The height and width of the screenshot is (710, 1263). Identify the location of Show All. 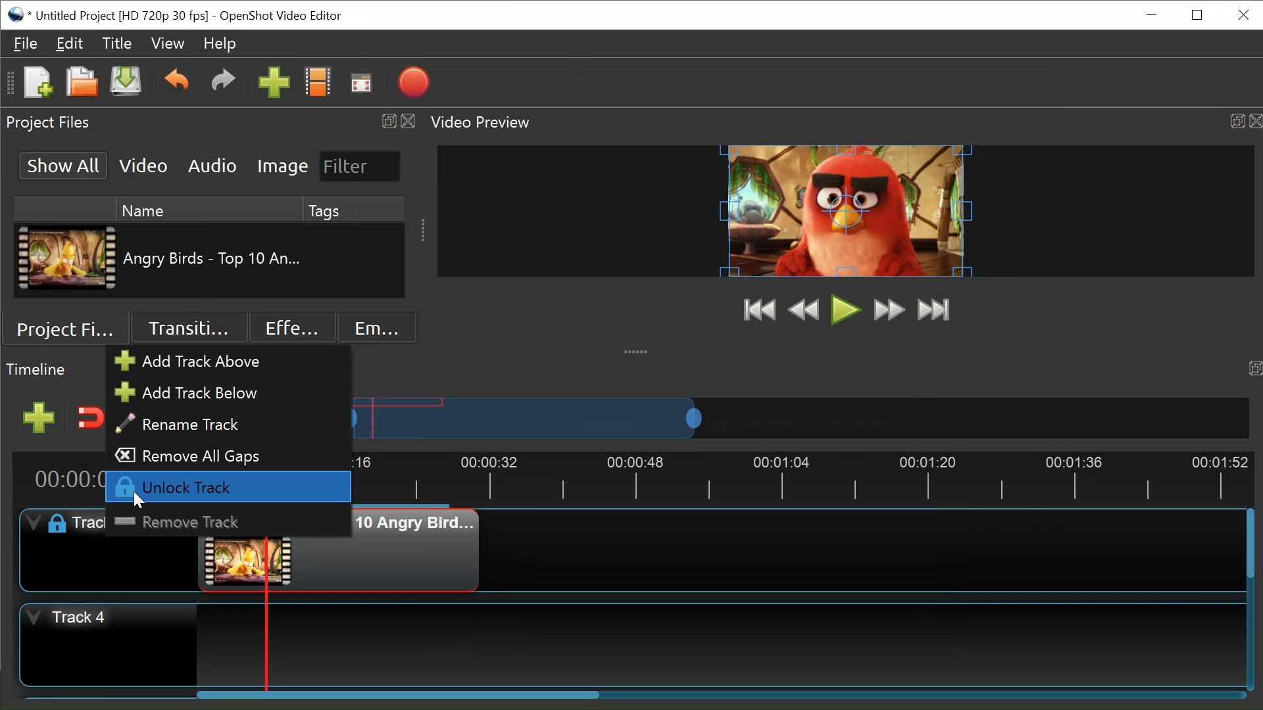
(62, 166).